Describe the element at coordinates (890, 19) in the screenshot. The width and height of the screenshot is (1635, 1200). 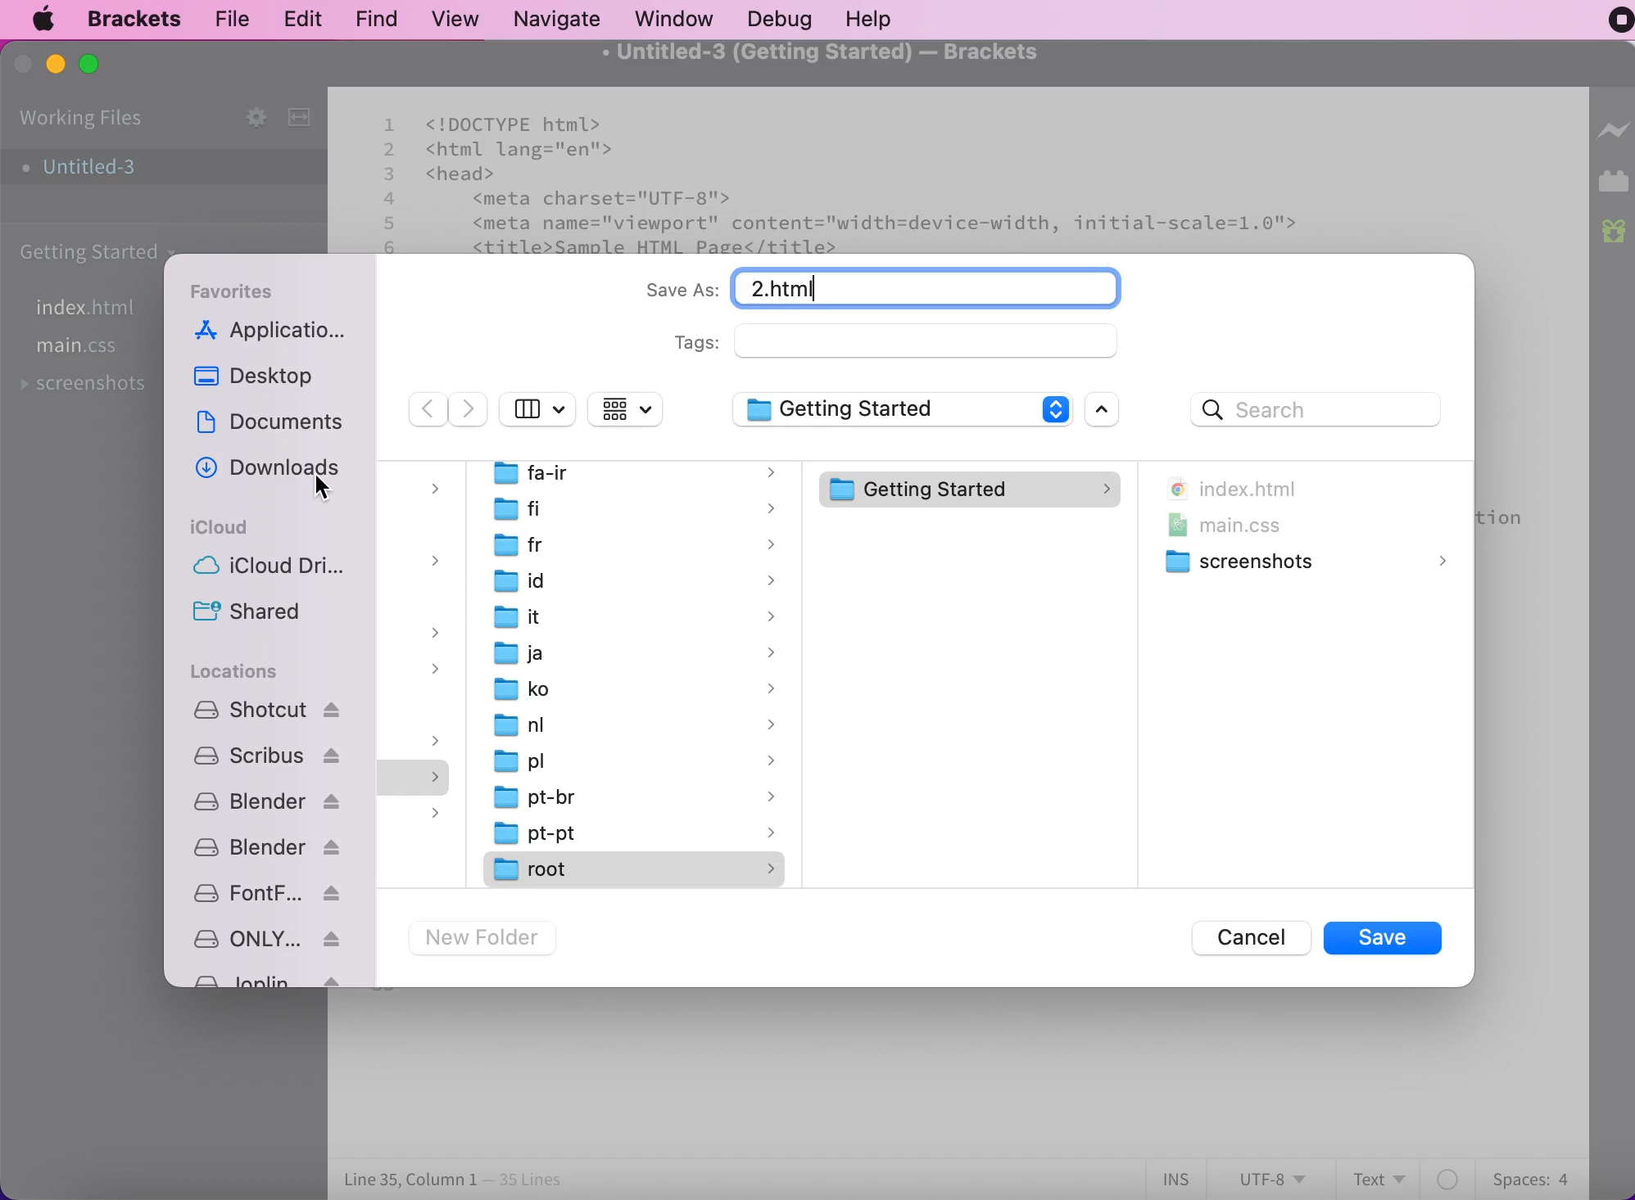
I see `help` at that location.